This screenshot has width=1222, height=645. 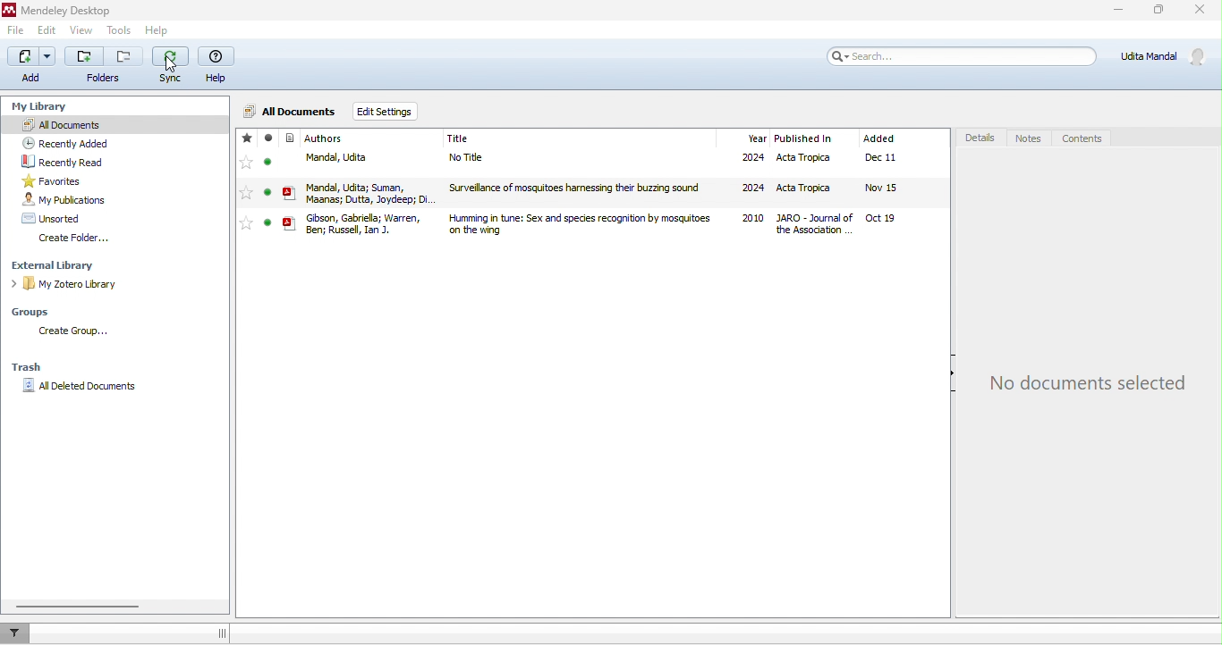 I want to click on folders, so click(x=102, y=67).